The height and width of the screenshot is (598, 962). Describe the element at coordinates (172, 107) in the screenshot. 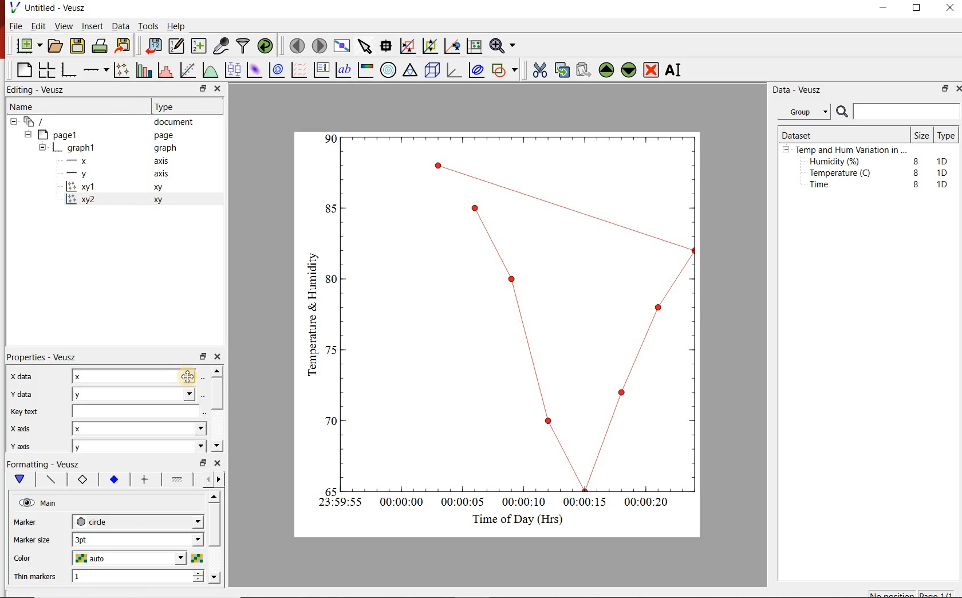

I see `Type` at that location.